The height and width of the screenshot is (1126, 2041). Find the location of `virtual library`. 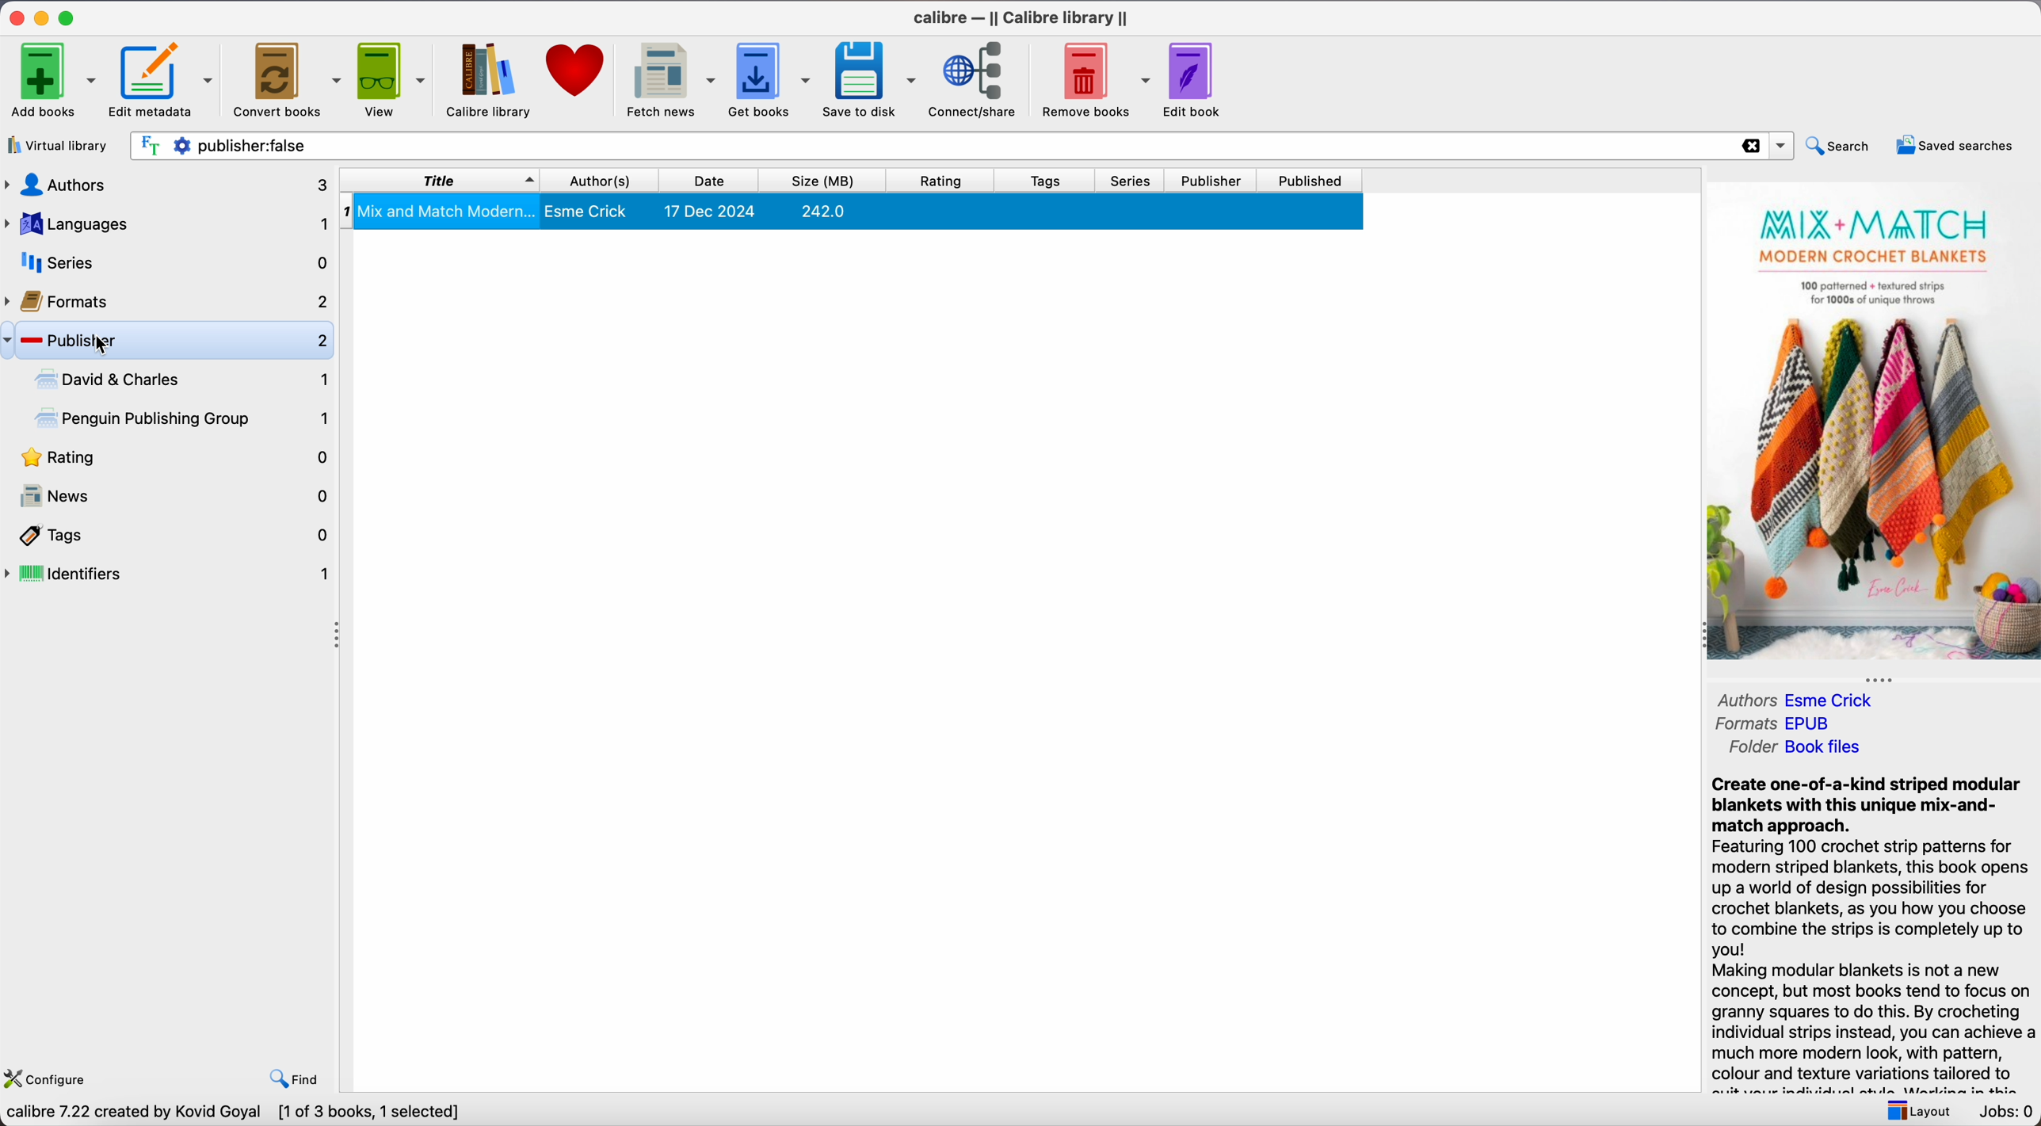

virtual library is located at coordinates (61, 145).